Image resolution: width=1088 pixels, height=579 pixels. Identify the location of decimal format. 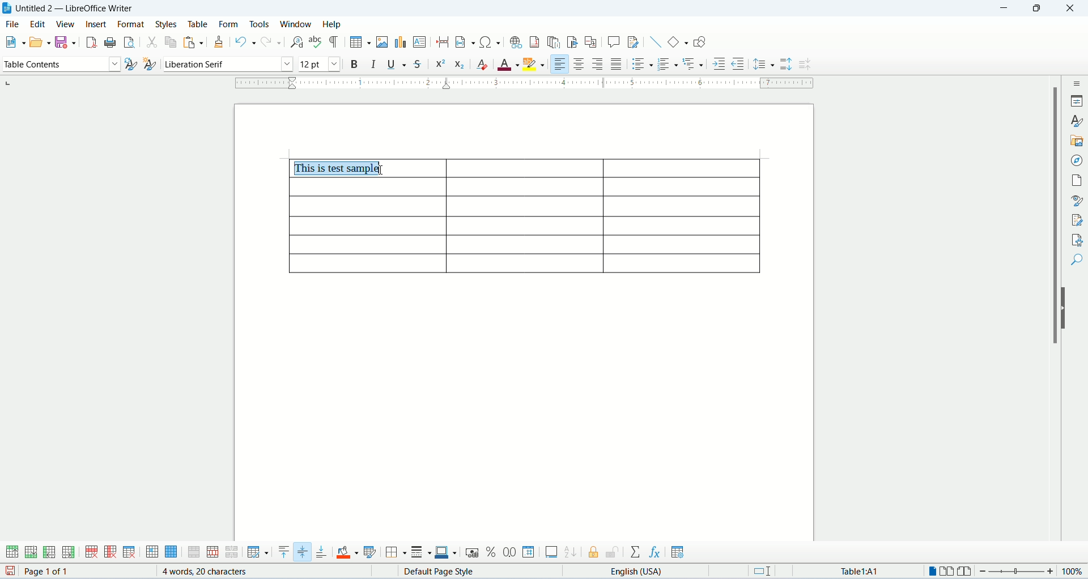
(511, 551).